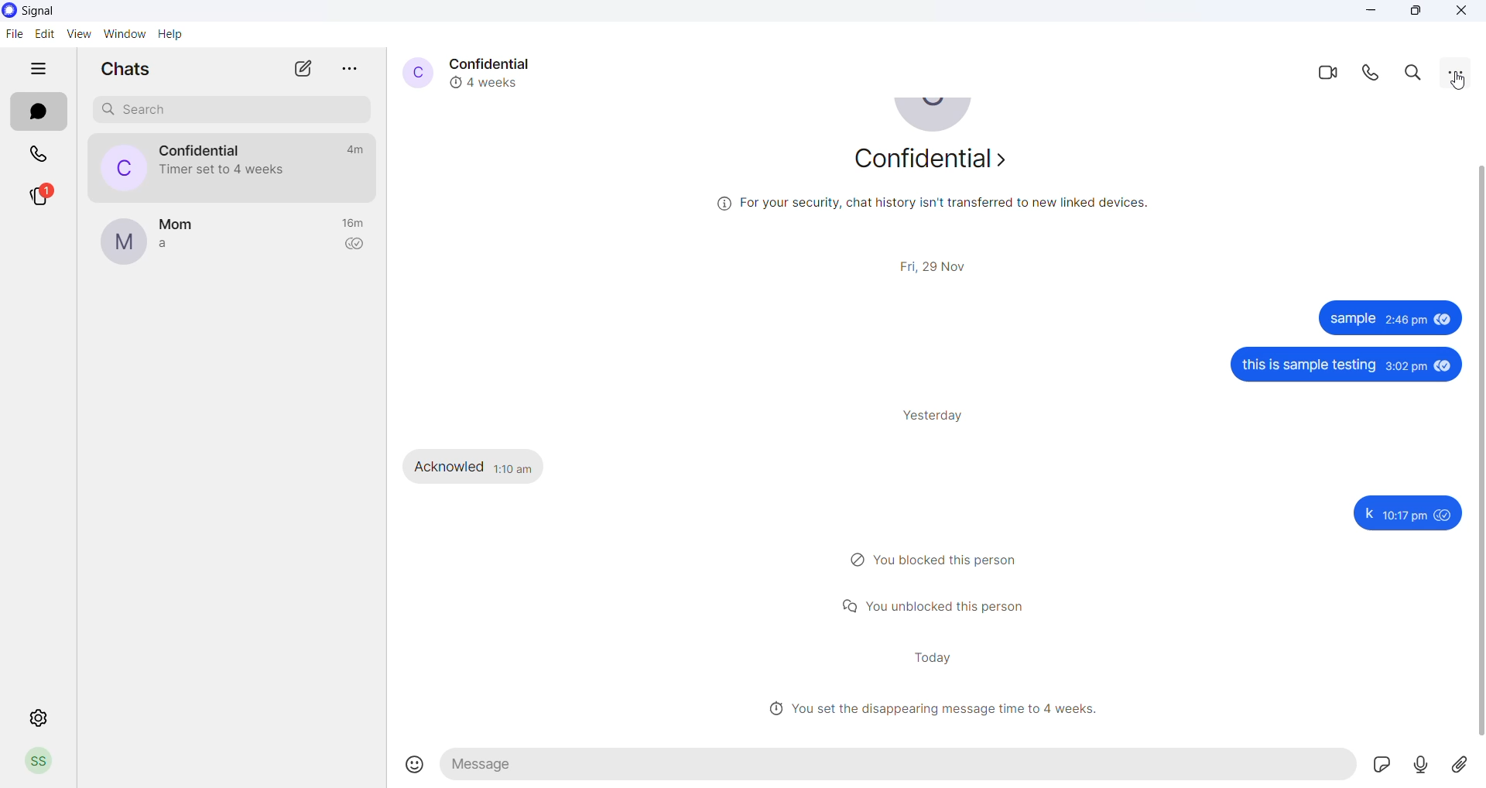  What do you see at coordinates (171, 35) in the screenshot?
I see `help` at bounding box center [171, 35].